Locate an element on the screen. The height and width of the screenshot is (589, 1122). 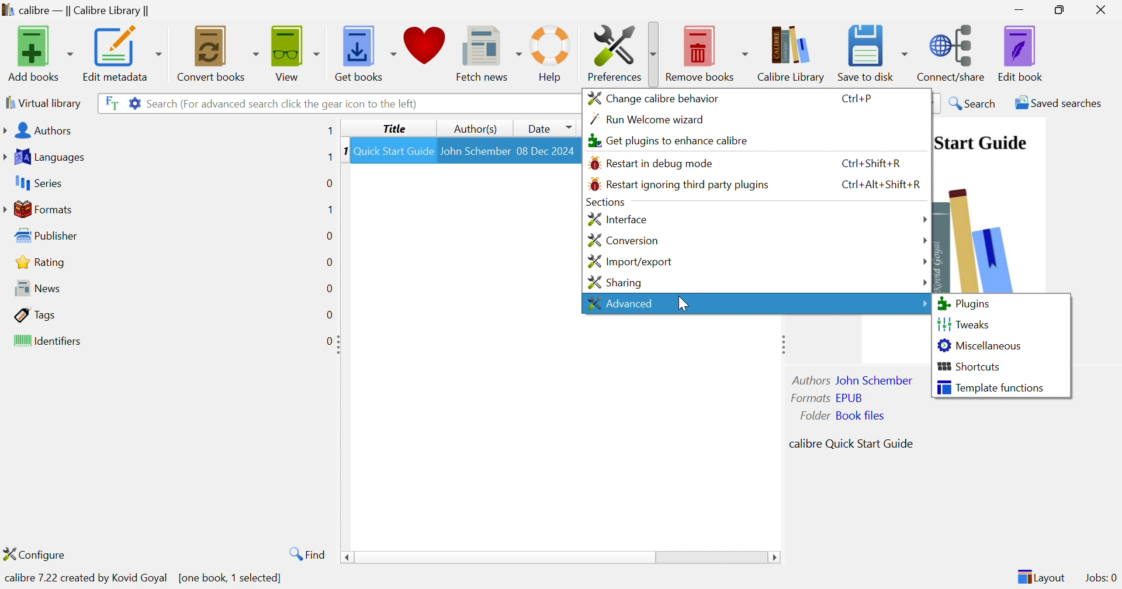
1 is located at coordinates (330, 131).